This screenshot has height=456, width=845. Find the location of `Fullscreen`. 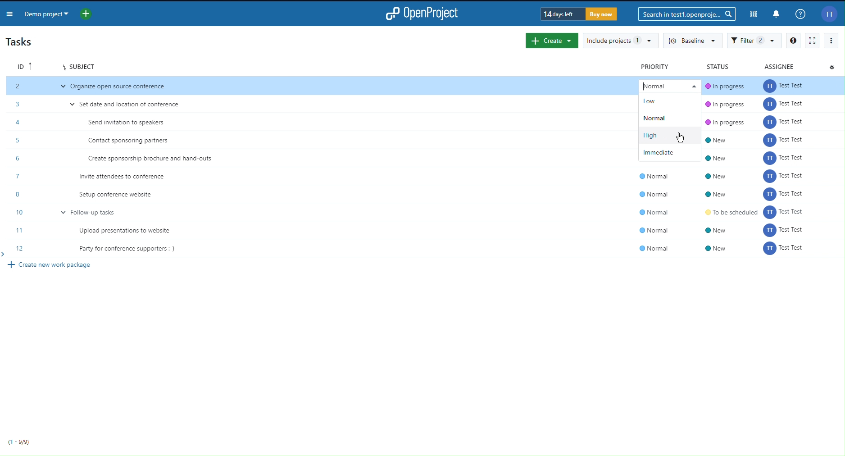

Fullscreen is located at coordinates (812, 40).